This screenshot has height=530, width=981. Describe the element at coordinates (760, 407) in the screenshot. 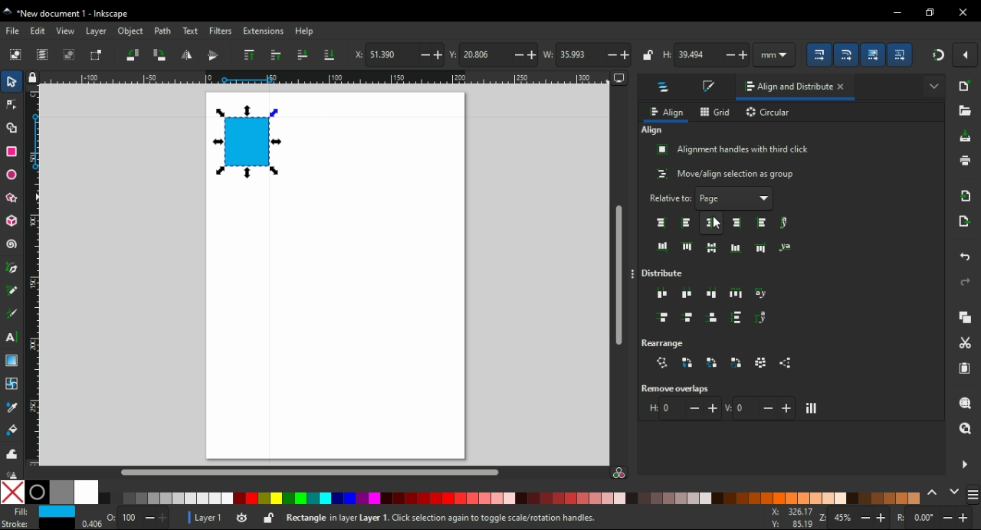

I see `minimum vertical gap between bounding box` at that location.